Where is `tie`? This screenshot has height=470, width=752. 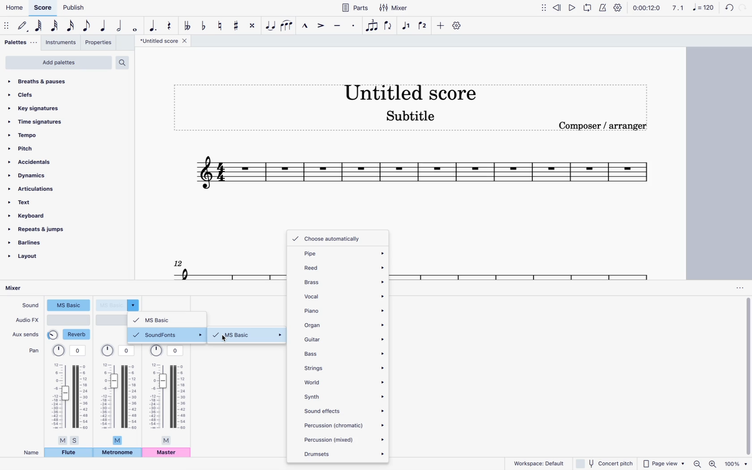
tie is located at coordinates (271, 26).